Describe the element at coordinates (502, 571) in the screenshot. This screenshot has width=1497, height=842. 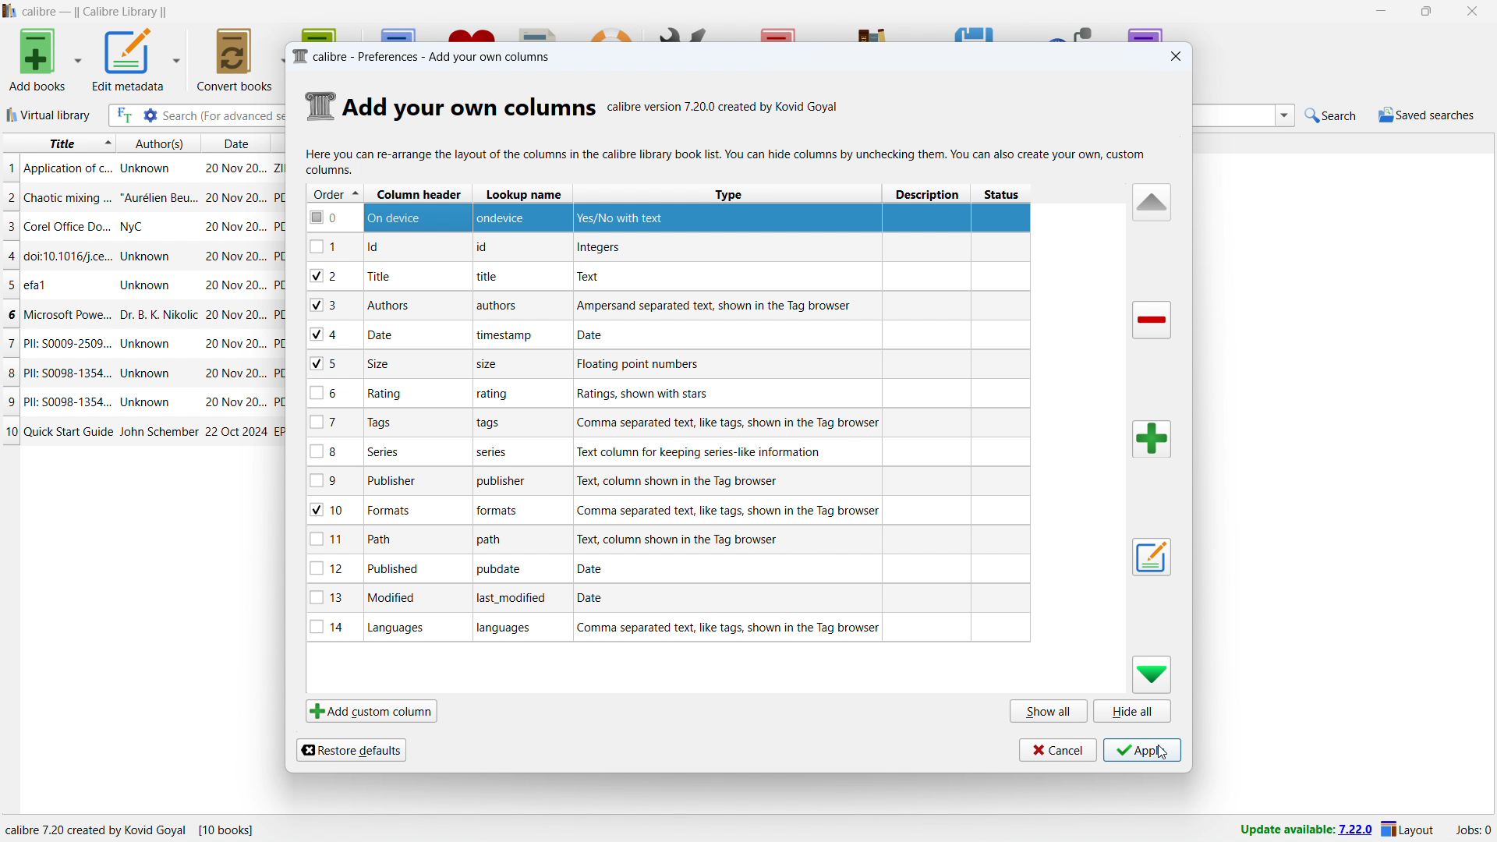
I see `pubdate` at that location.